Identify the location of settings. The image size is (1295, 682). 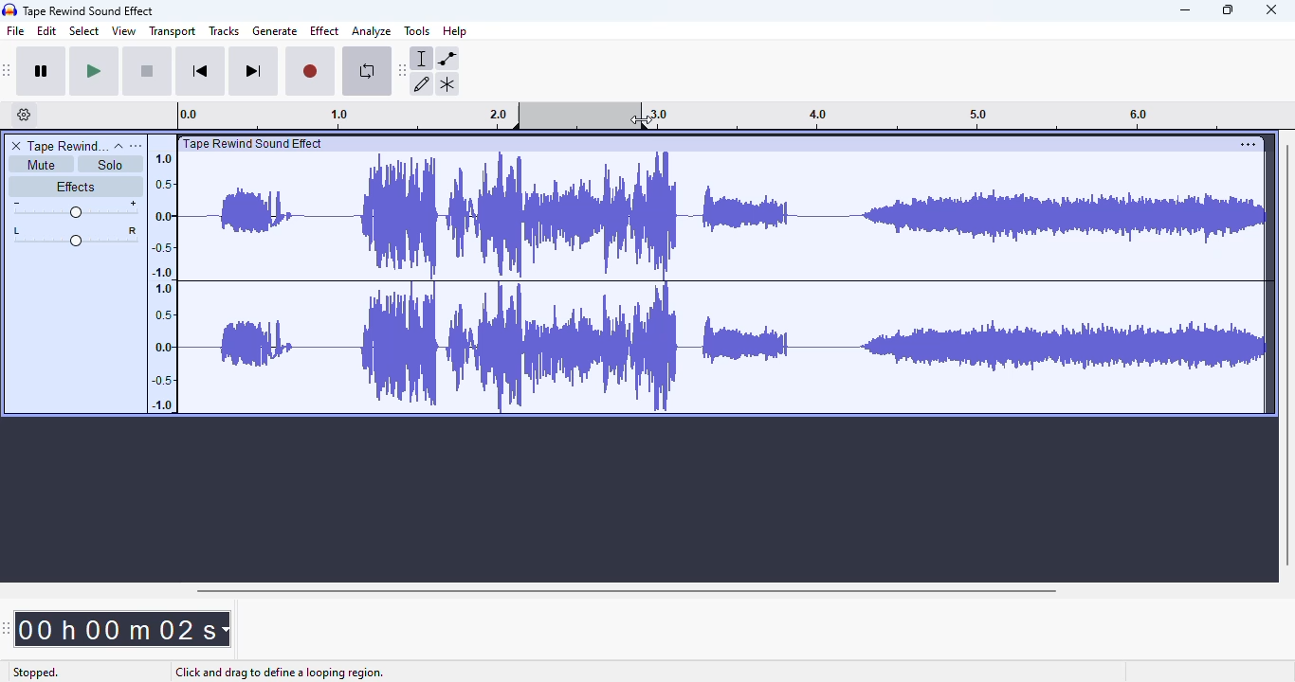
(1248, 144).